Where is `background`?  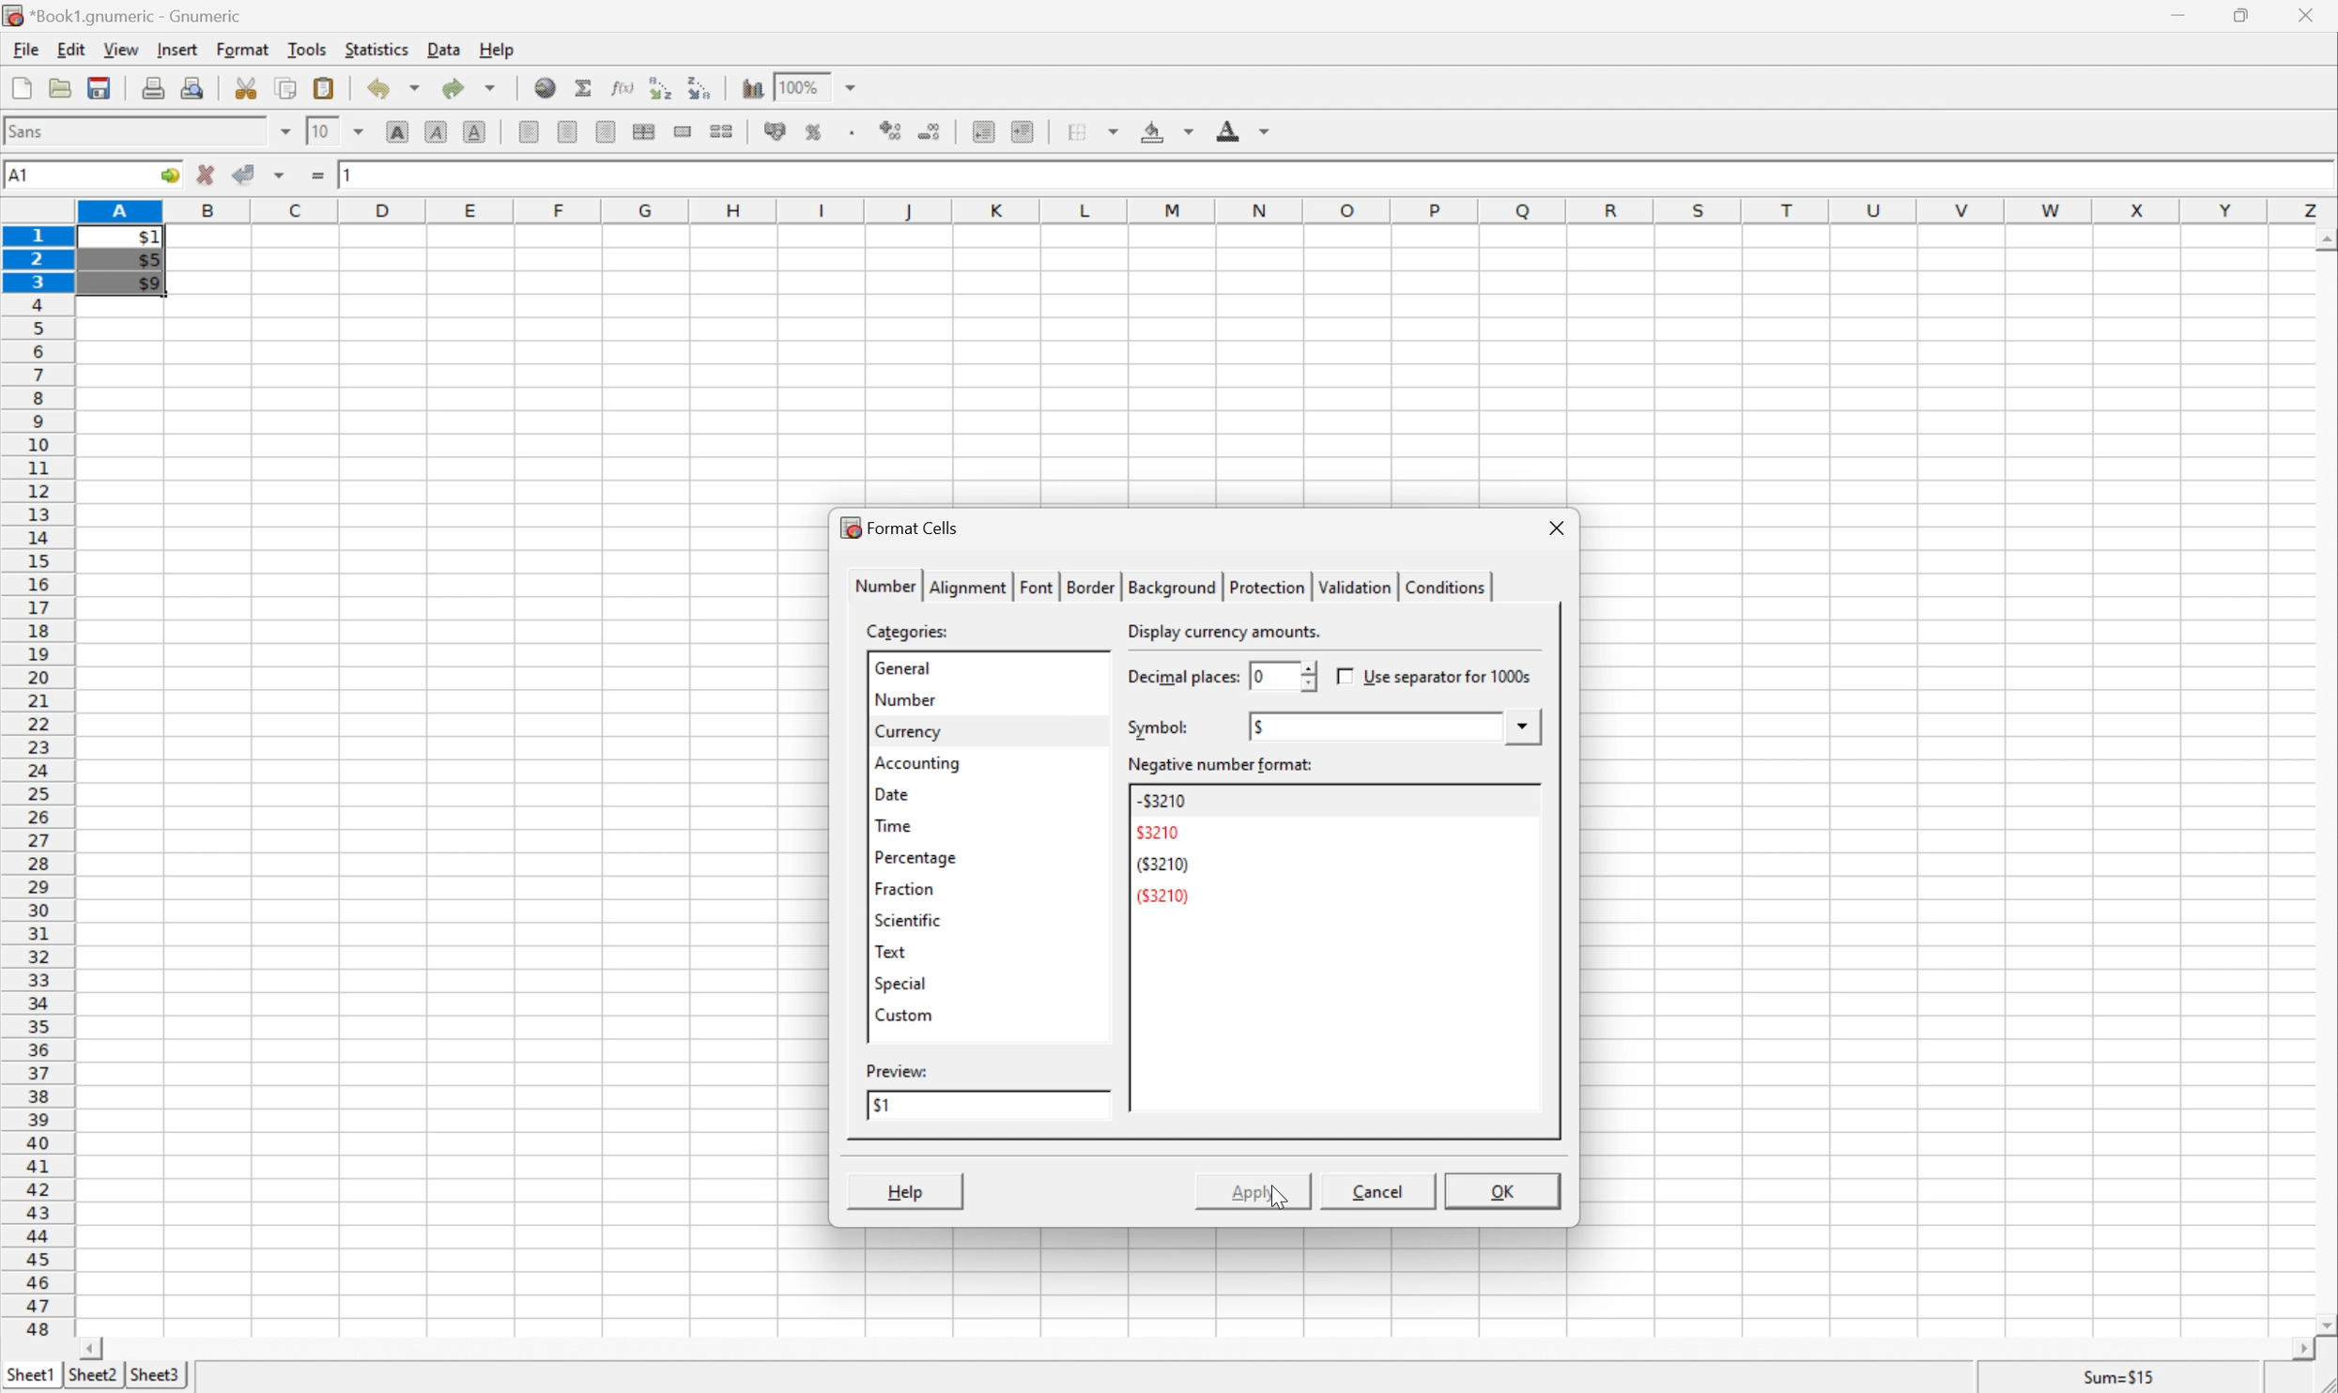
background is located at coordinates (1169, 587).